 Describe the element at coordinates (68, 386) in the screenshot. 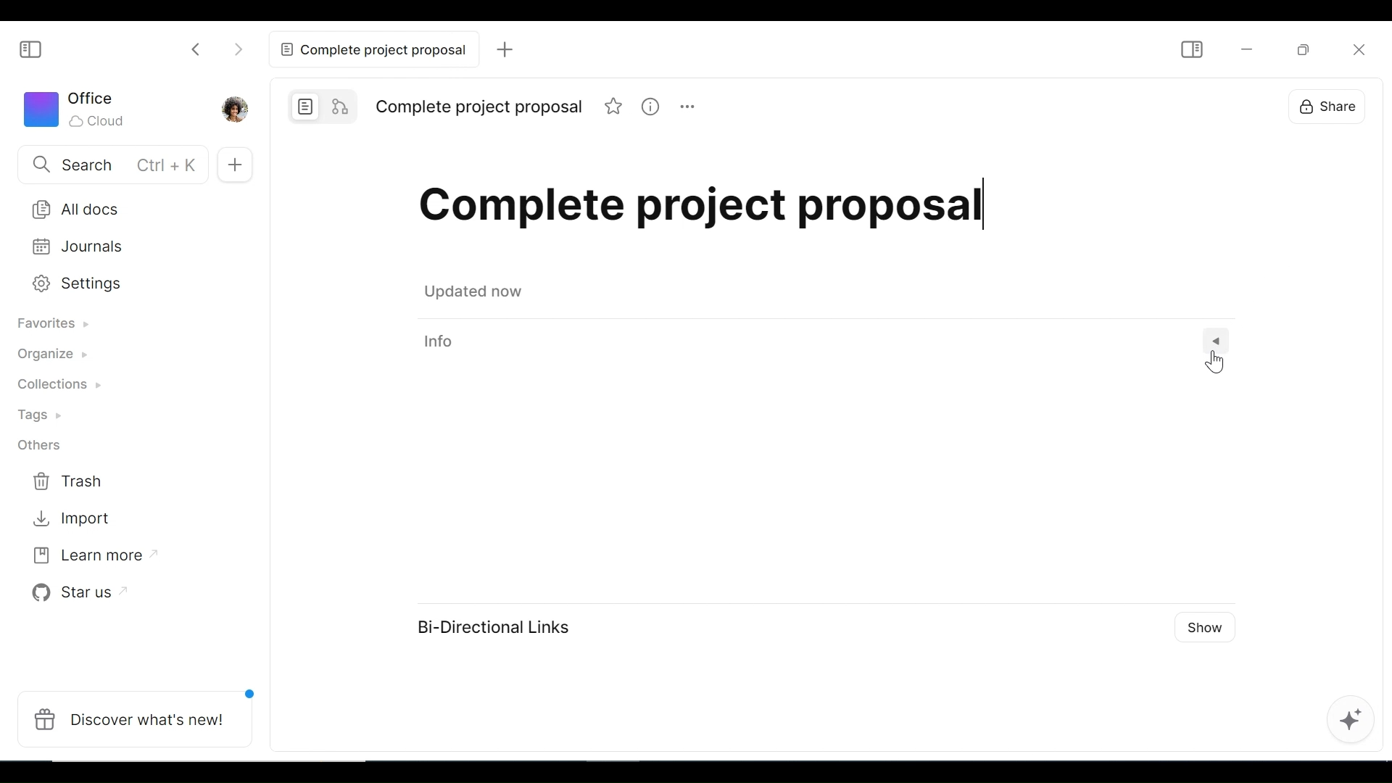

I see `Collections` at that location.